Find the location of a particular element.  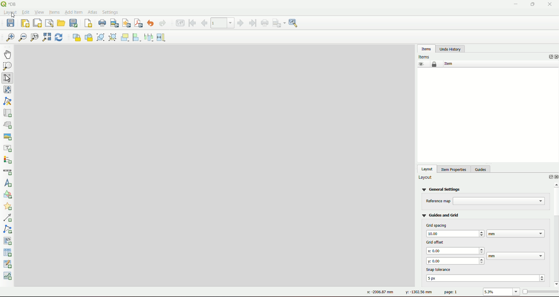

layout manager is located at coordinates (49, 23).